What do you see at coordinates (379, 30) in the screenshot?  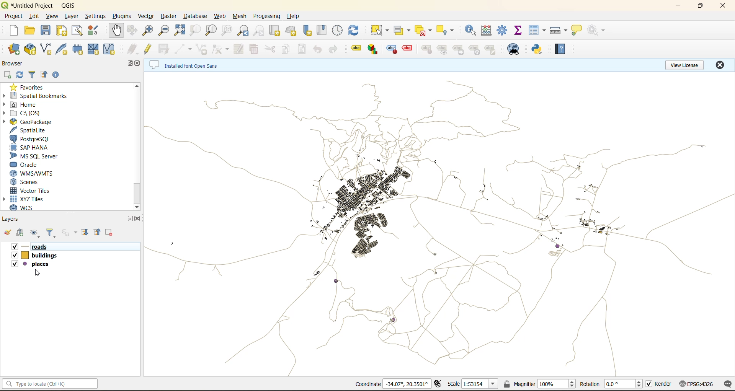 I see `select ` at bounding box center [379, 30].